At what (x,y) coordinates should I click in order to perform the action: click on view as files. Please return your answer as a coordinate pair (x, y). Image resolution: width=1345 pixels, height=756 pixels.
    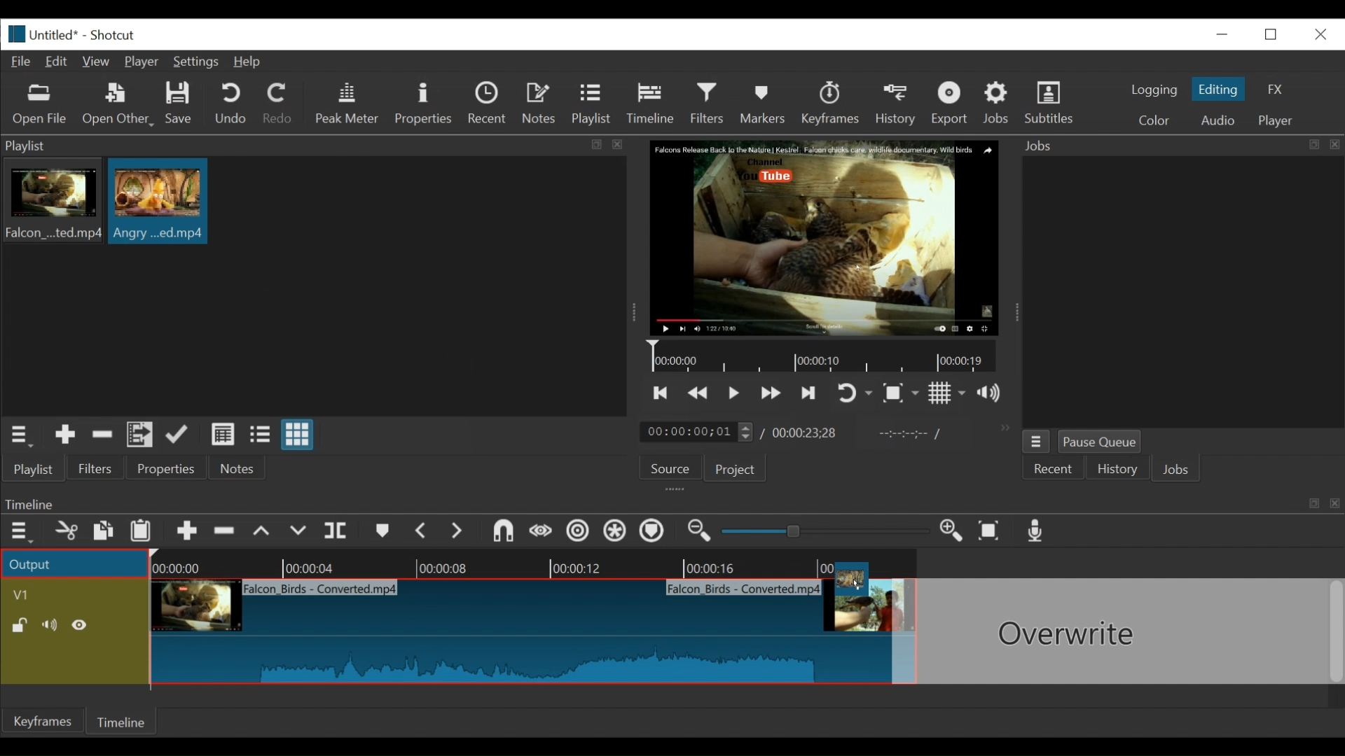
    Looking at the image, I should click on (261, 434).